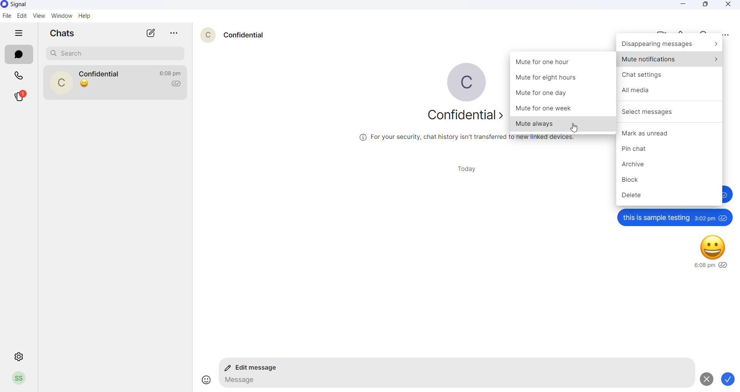 The image size is (740, 392). Describe the element at coordinates (19, 75) in the screenshot. I see `calls` at that location.